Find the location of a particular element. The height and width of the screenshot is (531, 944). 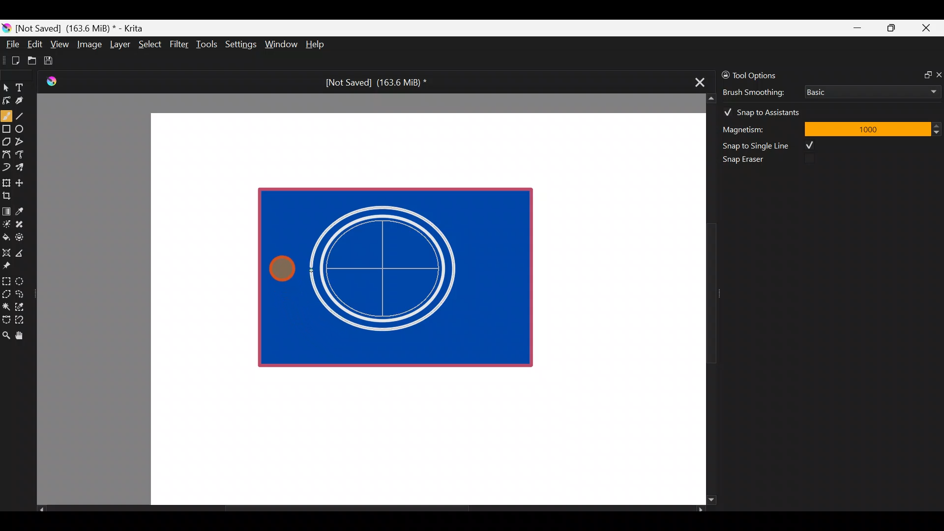

Multibrush tool is located at coordinates (24, 167).